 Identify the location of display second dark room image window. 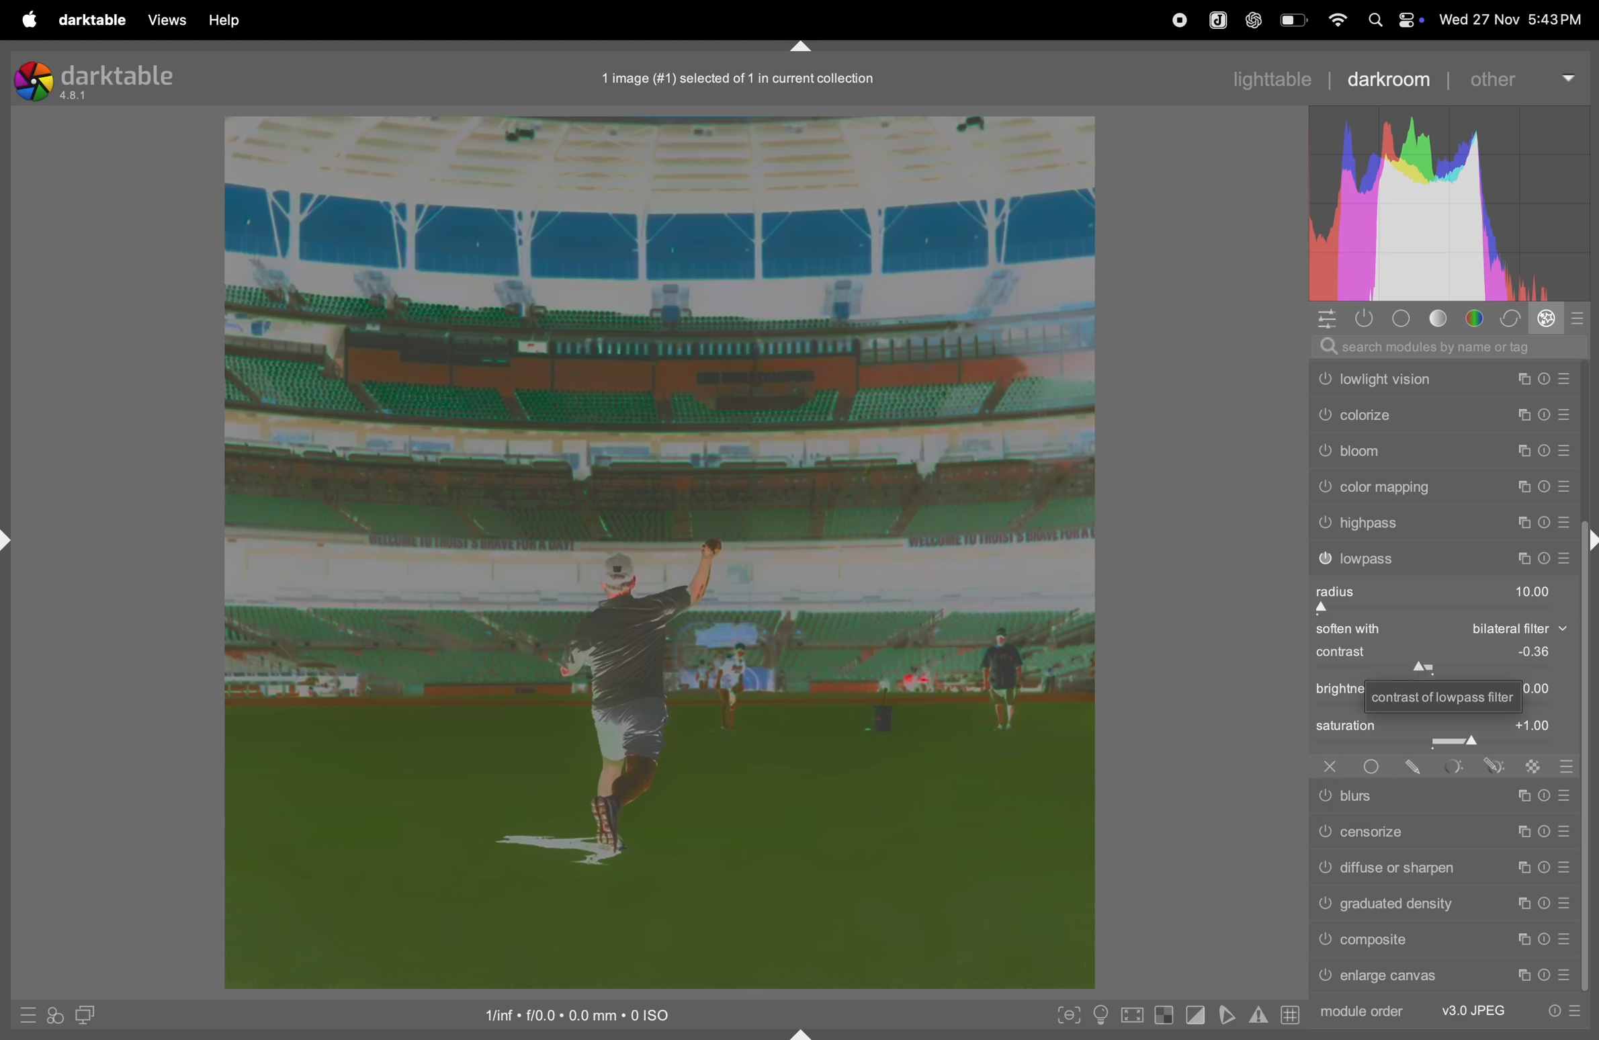
(92, 1016).